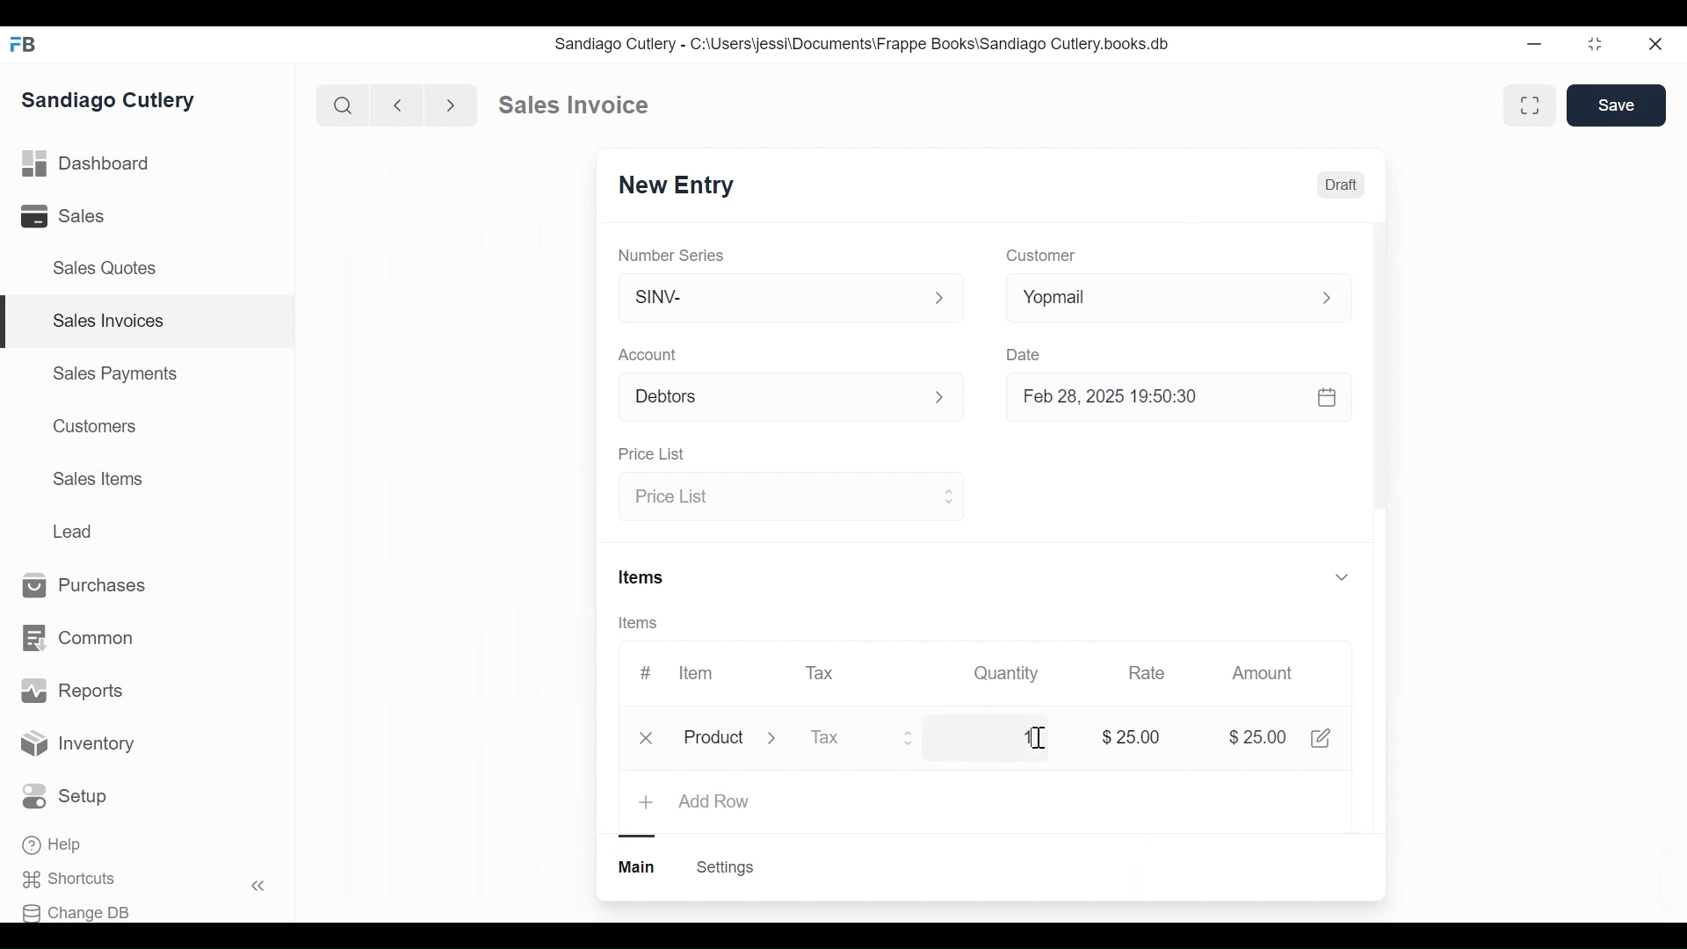 The image size is (1687, 949). I want to click on Price List, so click(655, 454).